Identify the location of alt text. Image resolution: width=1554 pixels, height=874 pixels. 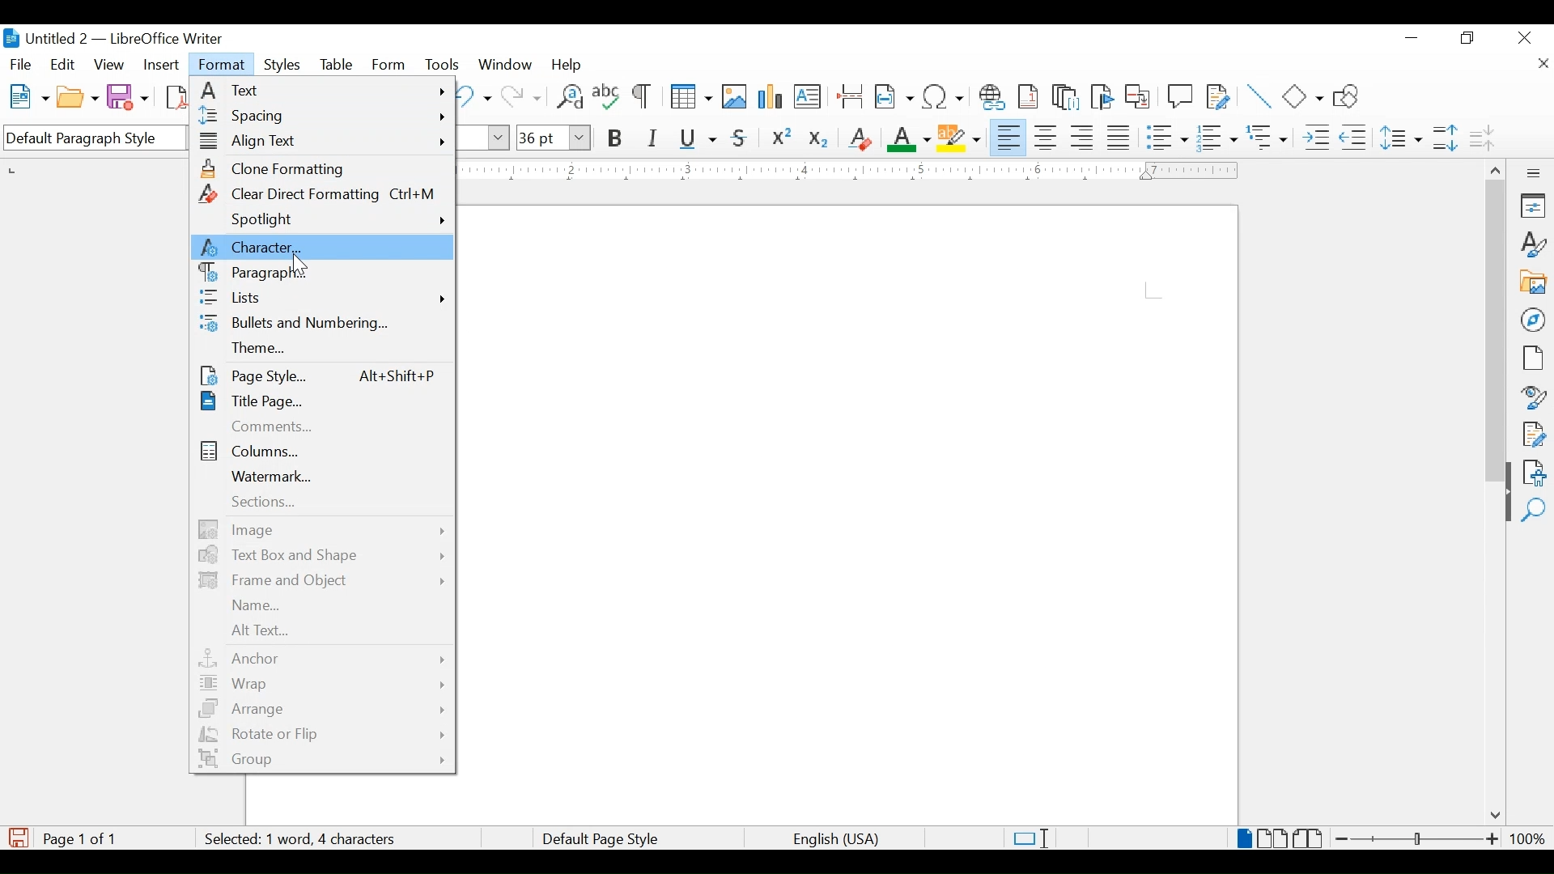
(259, 630).